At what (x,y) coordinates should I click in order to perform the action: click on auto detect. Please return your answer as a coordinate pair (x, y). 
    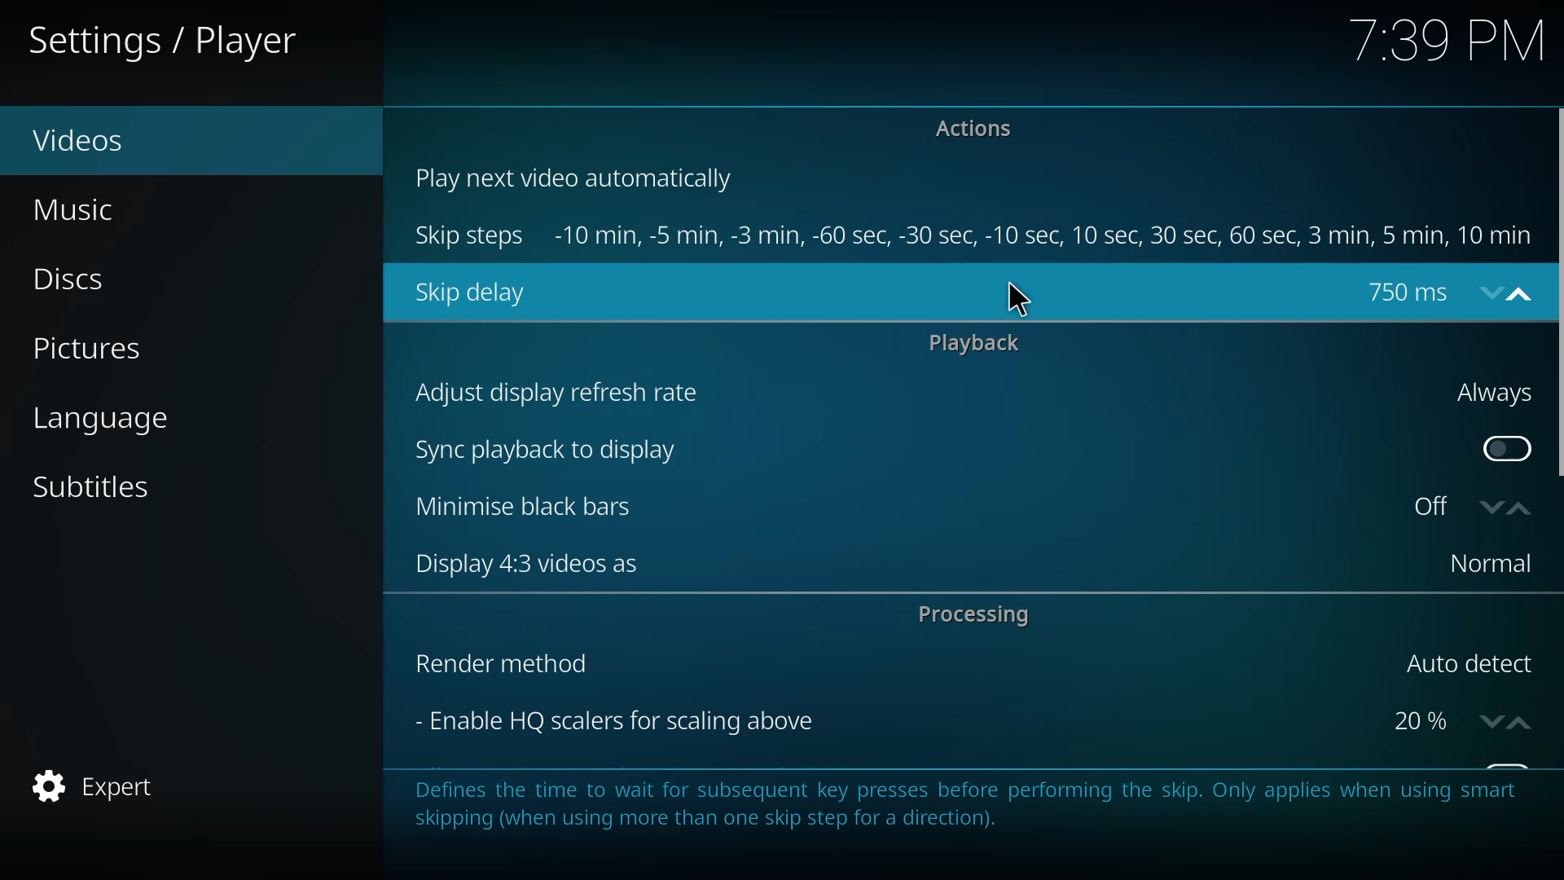
    Looking at the image, I should click on (1465, 664).